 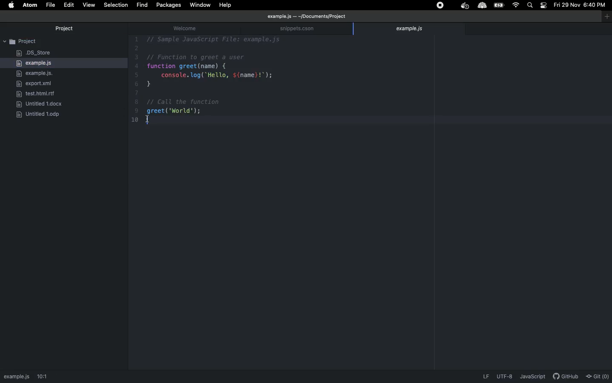 I want to click on extension, so click(x=482, y=6).